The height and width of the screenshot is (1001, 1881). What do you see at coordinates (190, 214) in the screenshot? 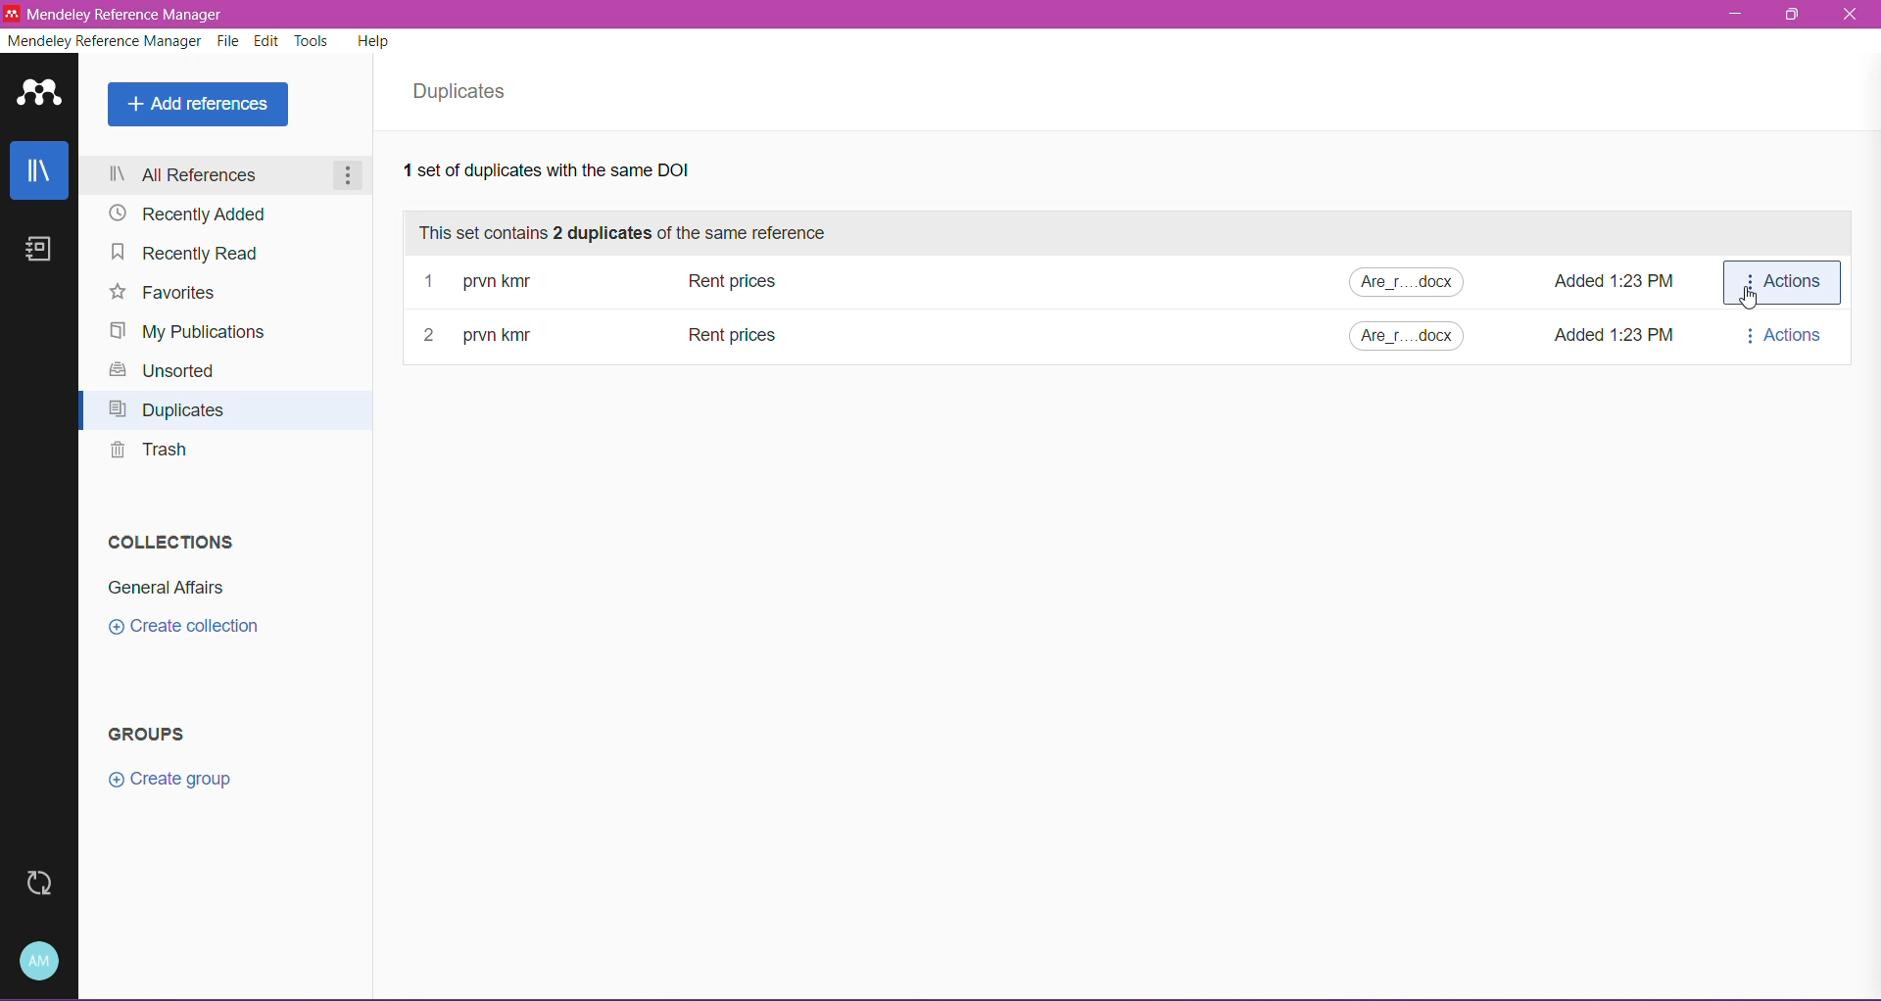
I see `Recently Added` at bounding box center [190, 214].